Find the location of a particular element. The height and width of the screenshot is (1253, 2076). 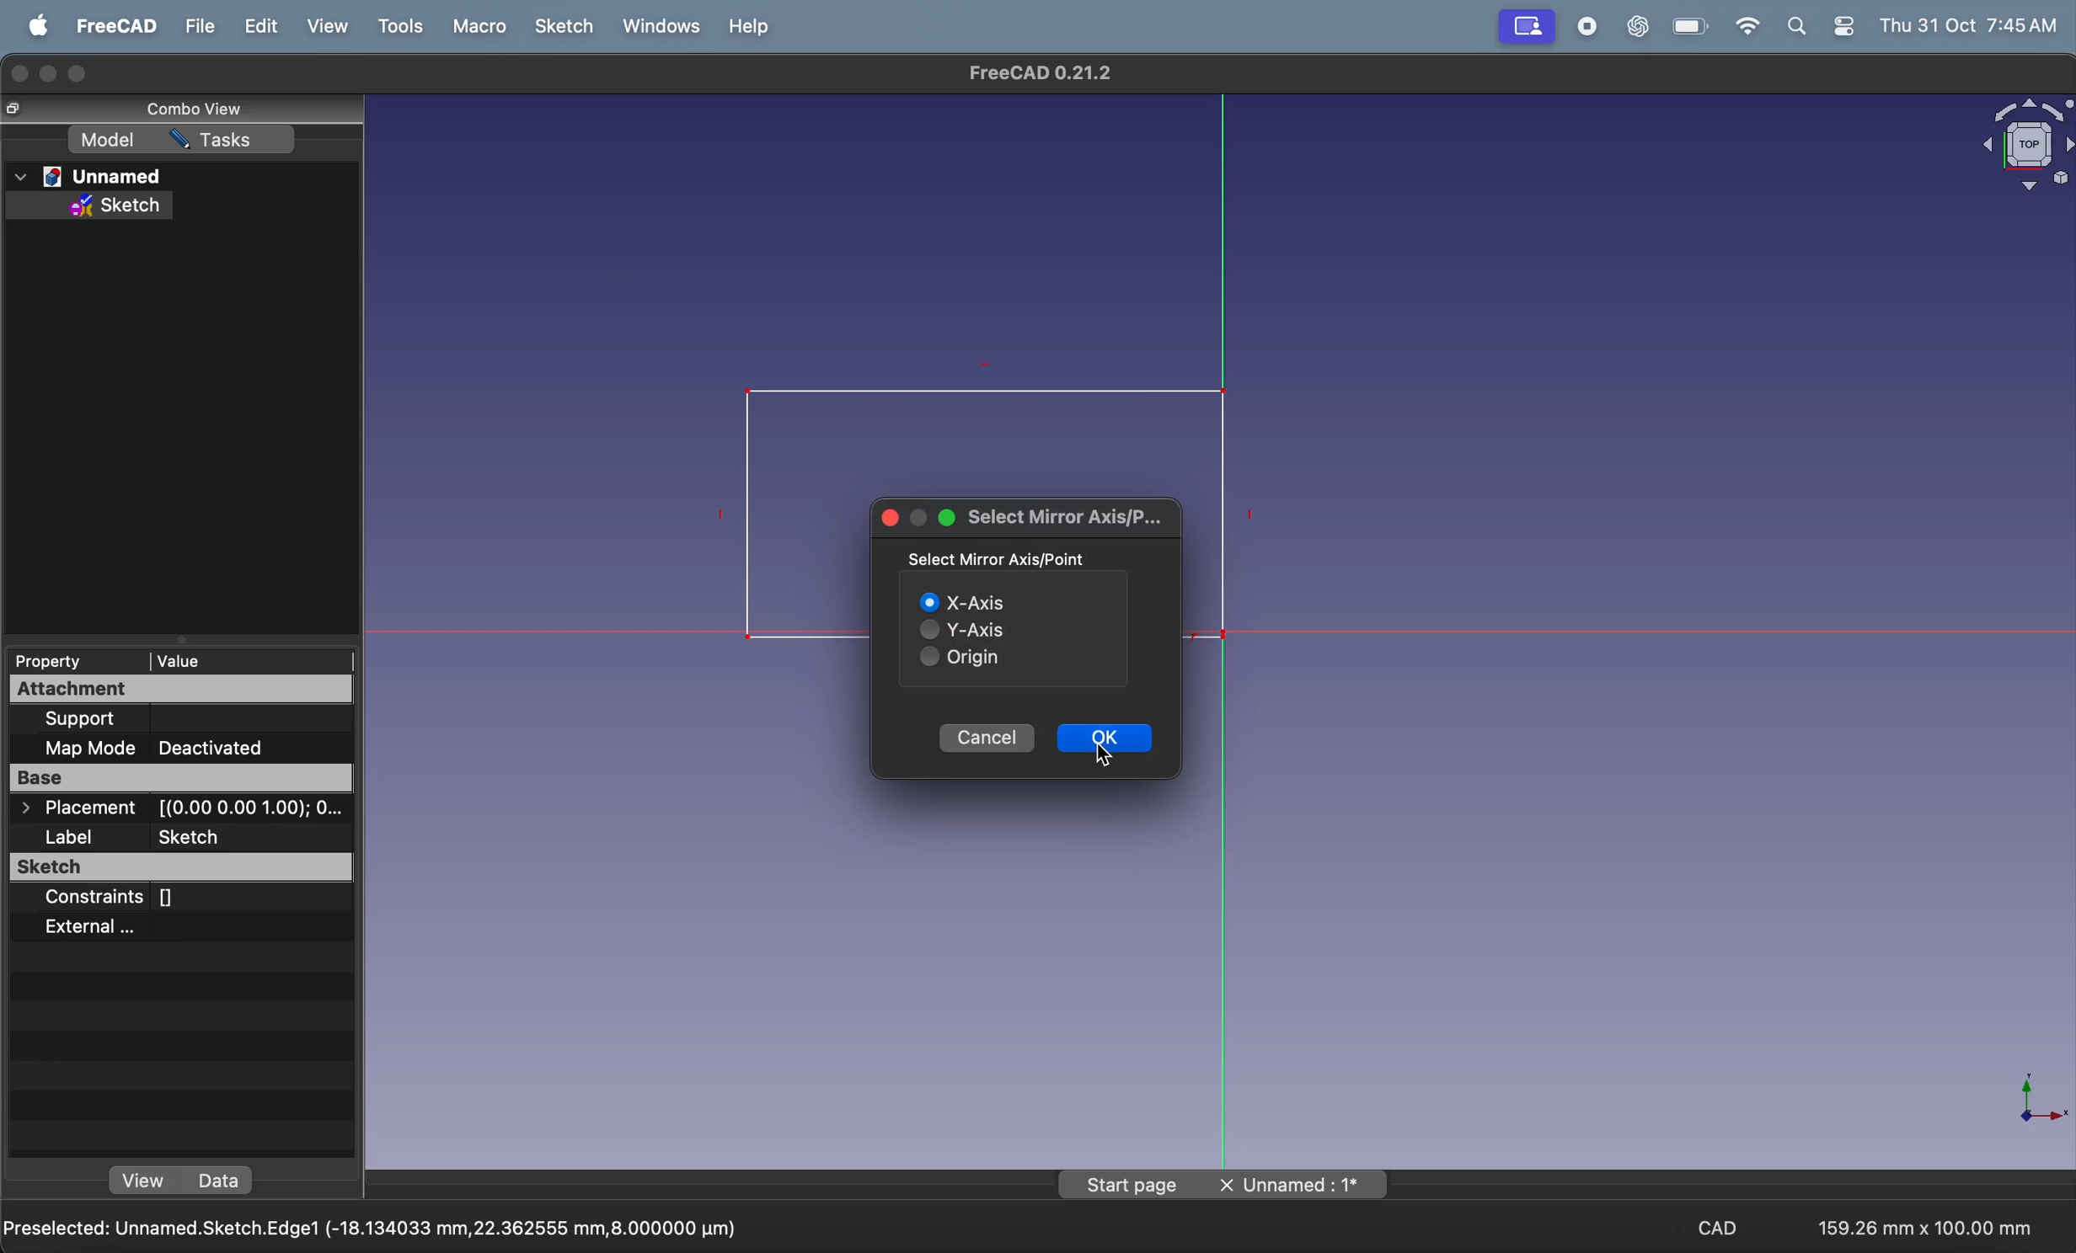

model is located at coordinates (115, 142).